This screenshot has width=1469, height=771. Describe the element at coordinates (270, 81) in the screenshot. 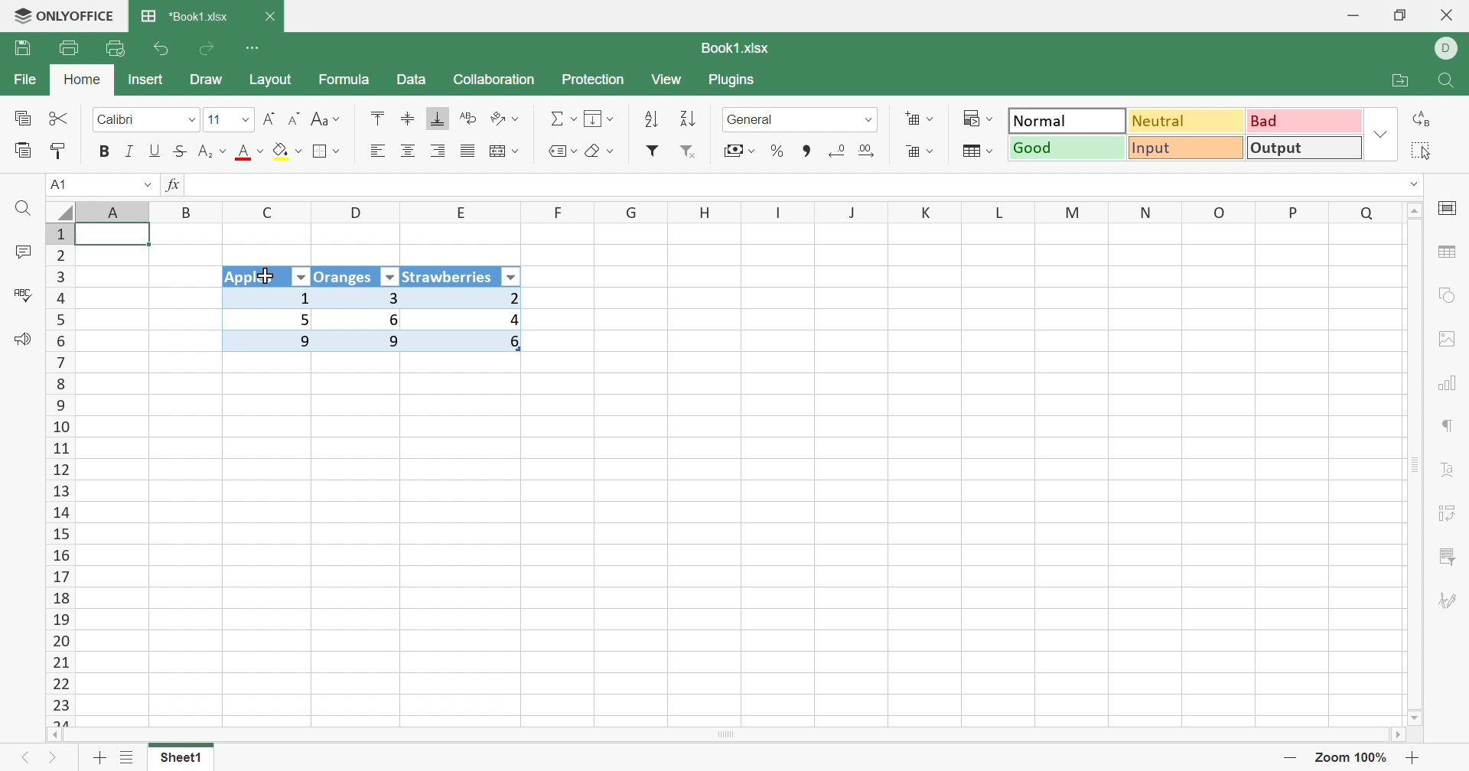

I see `Lyout` at that location.